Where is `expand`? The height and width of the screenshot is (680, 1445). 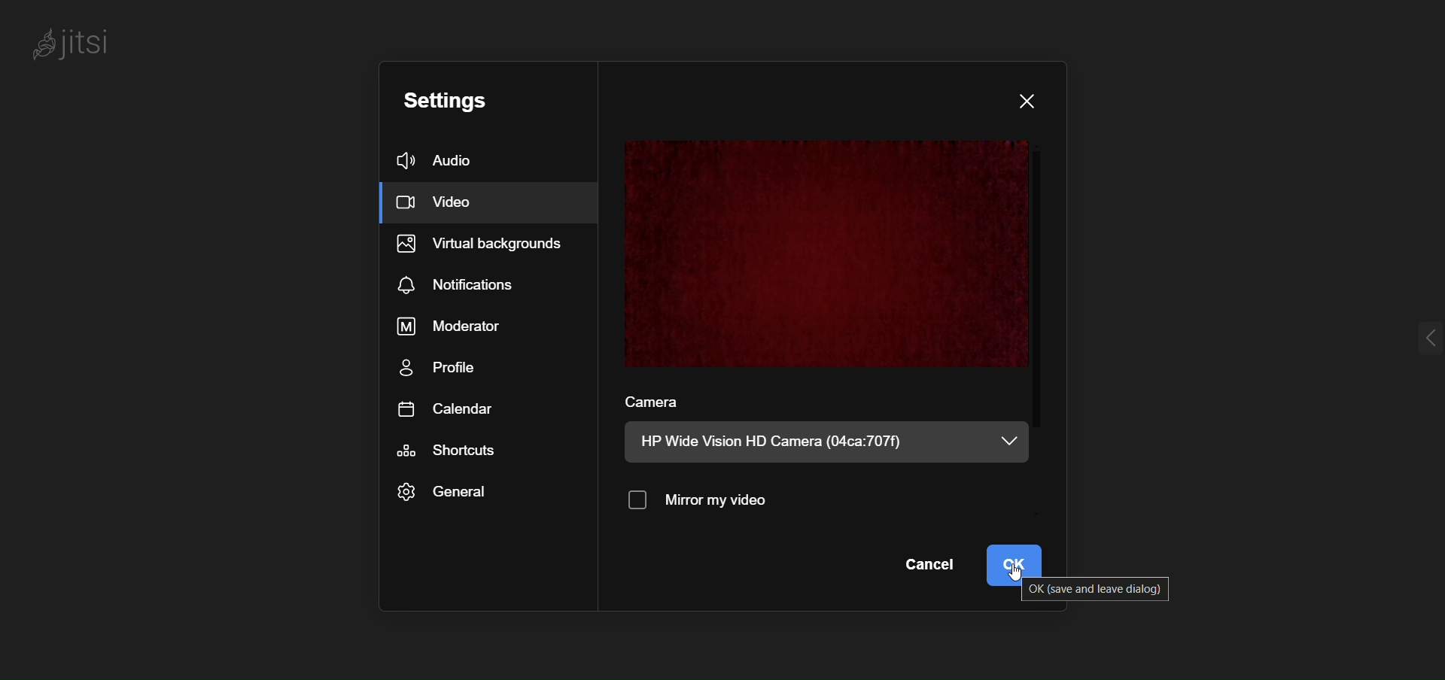
expand is located at coordinates (1418, 341).